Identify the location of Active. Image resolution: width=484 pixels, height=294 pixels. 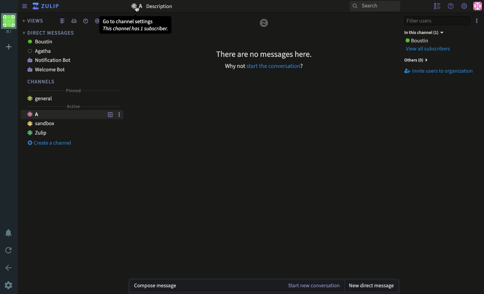
(74, 106).